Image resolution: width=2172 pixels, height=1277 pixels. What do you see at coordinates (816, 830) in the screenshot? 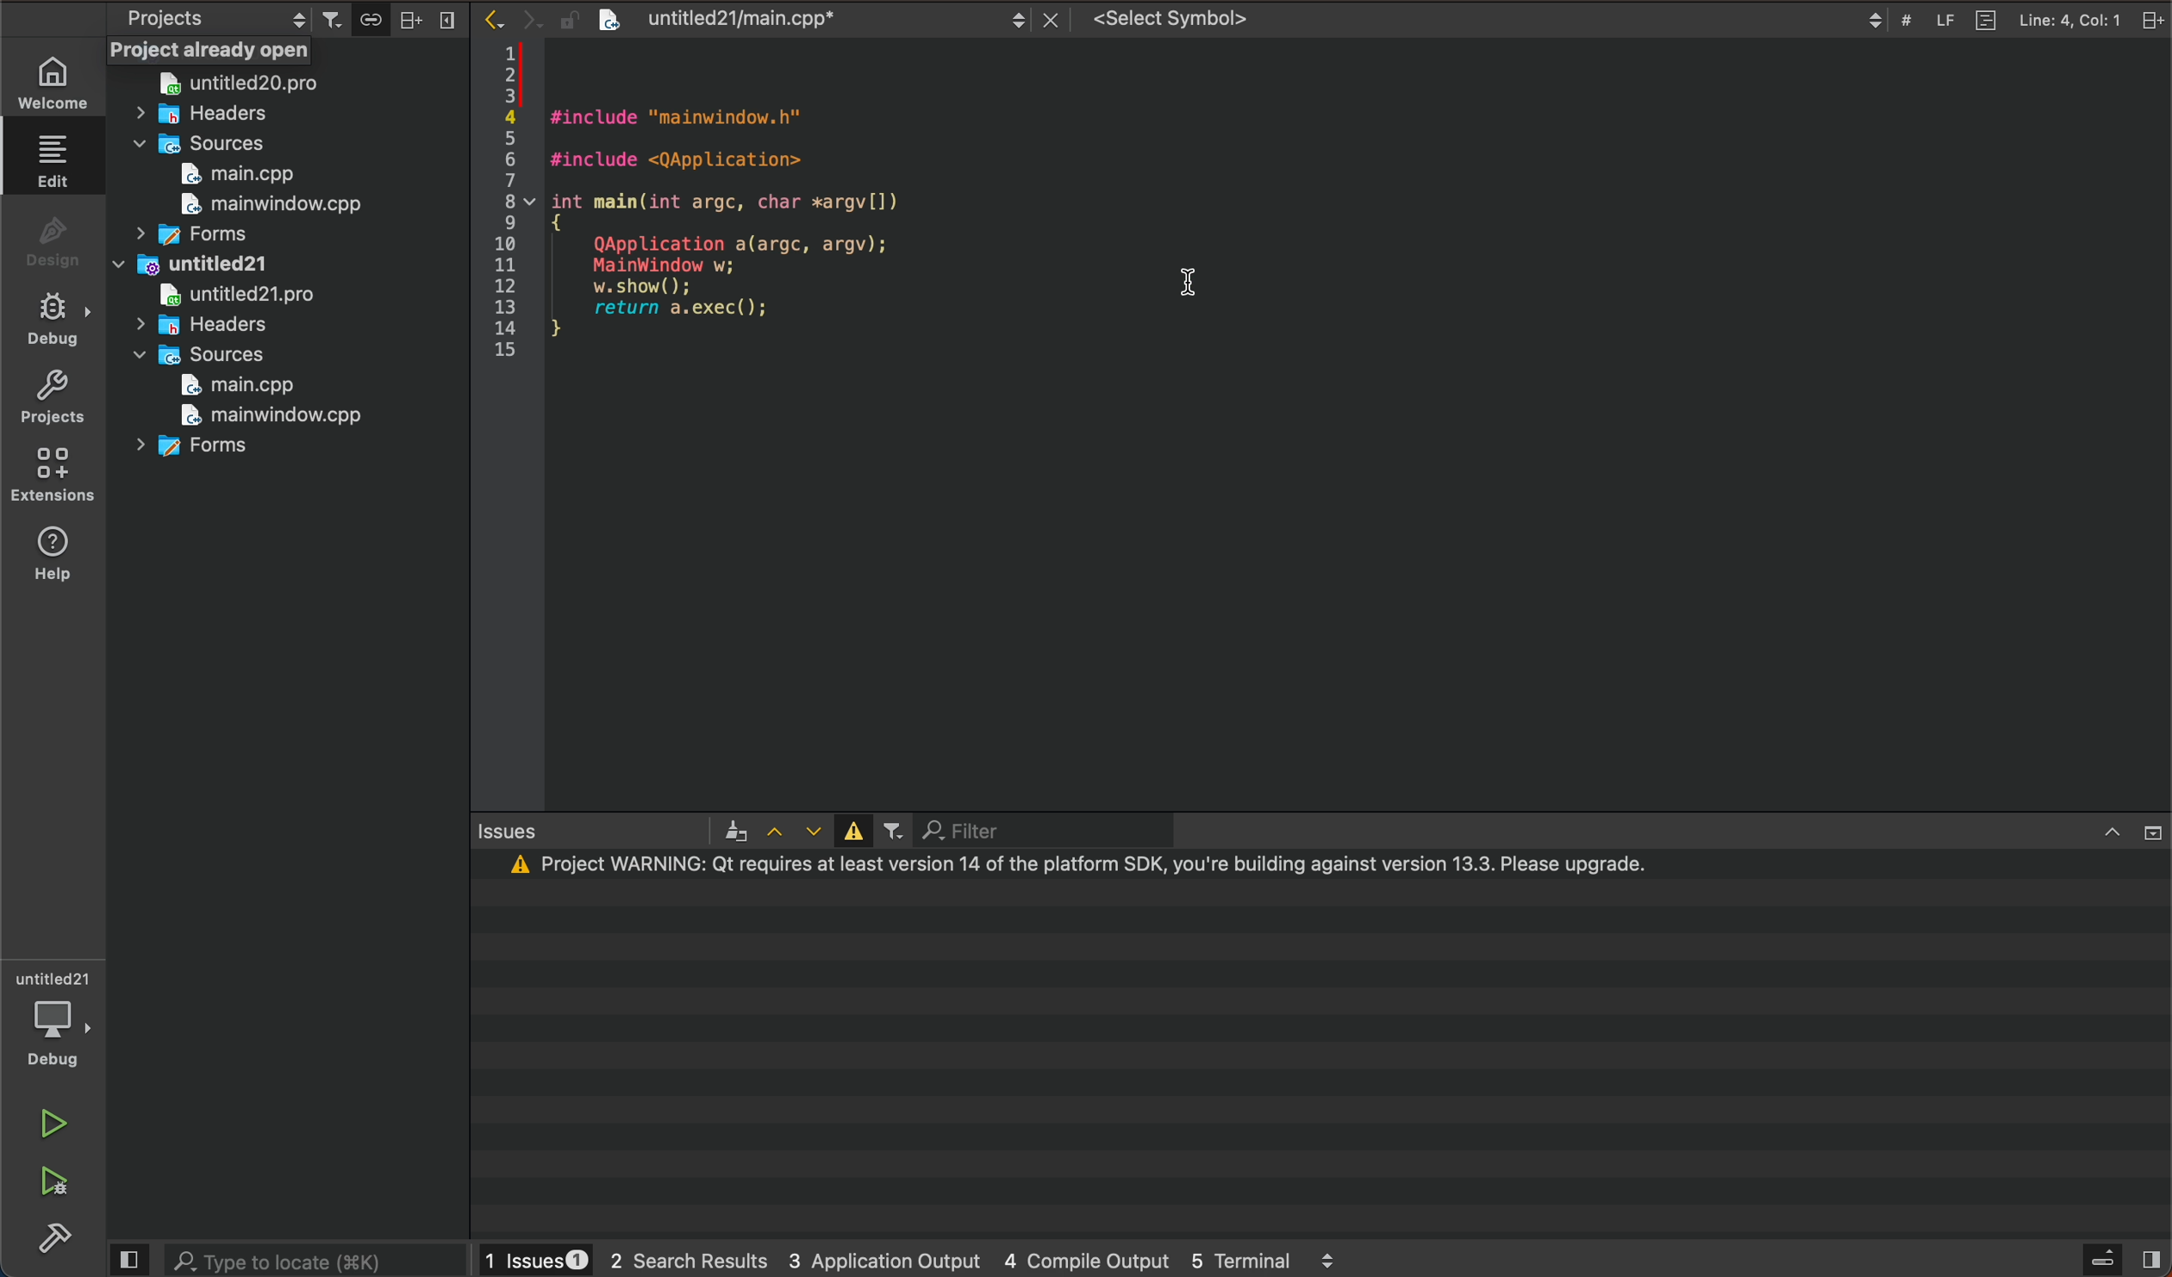
I see `next issue` at bounding box center [816, 830].